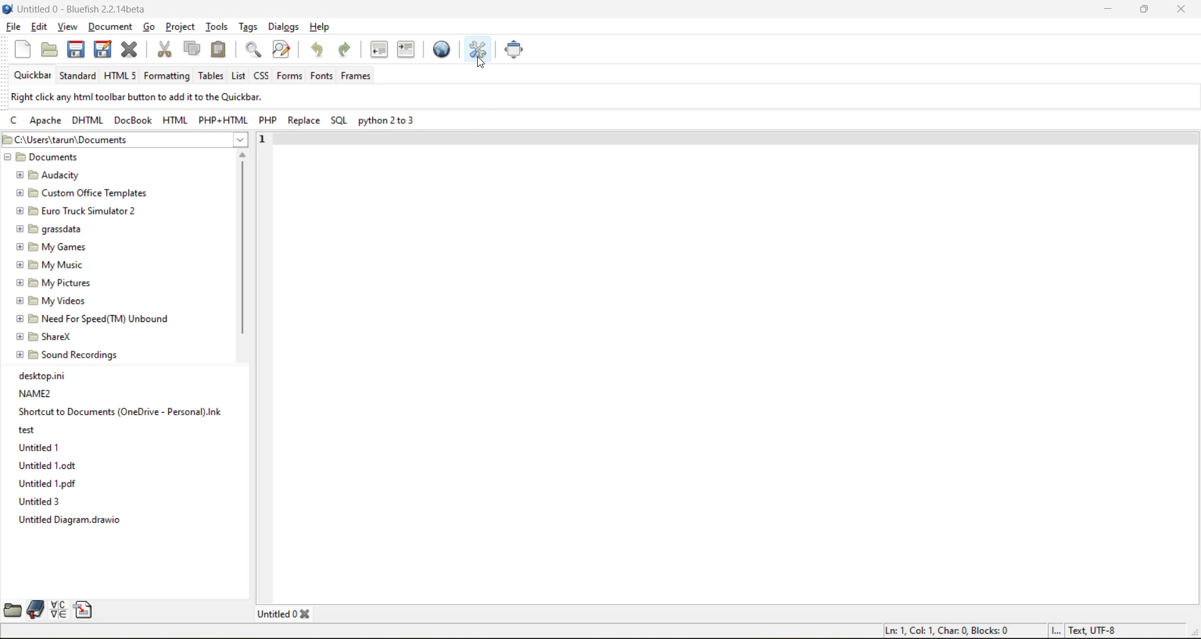  What do you see at coordinates (48, 50) in the screenshot?
I see `open` at bounding box center [48, 50].